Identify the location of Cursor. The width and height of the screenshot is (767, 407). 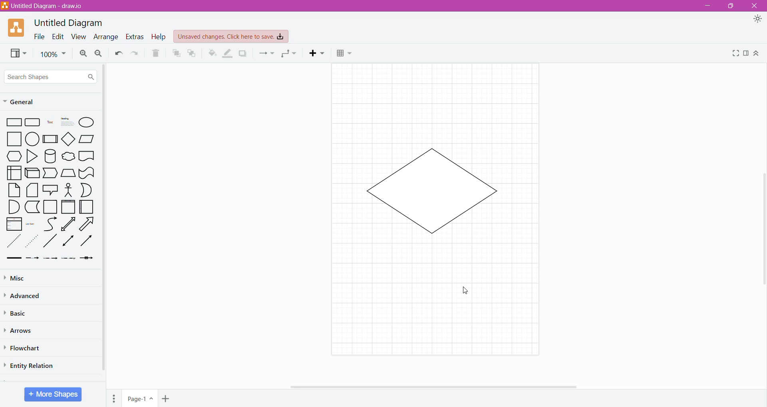
(468, 291).